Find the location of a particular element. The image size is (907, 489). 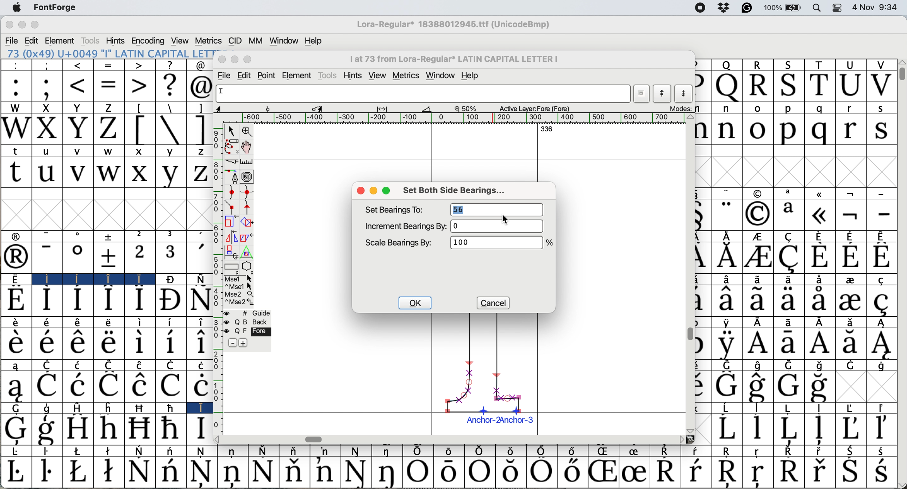

Symbol is located at coordinates (449, 451).